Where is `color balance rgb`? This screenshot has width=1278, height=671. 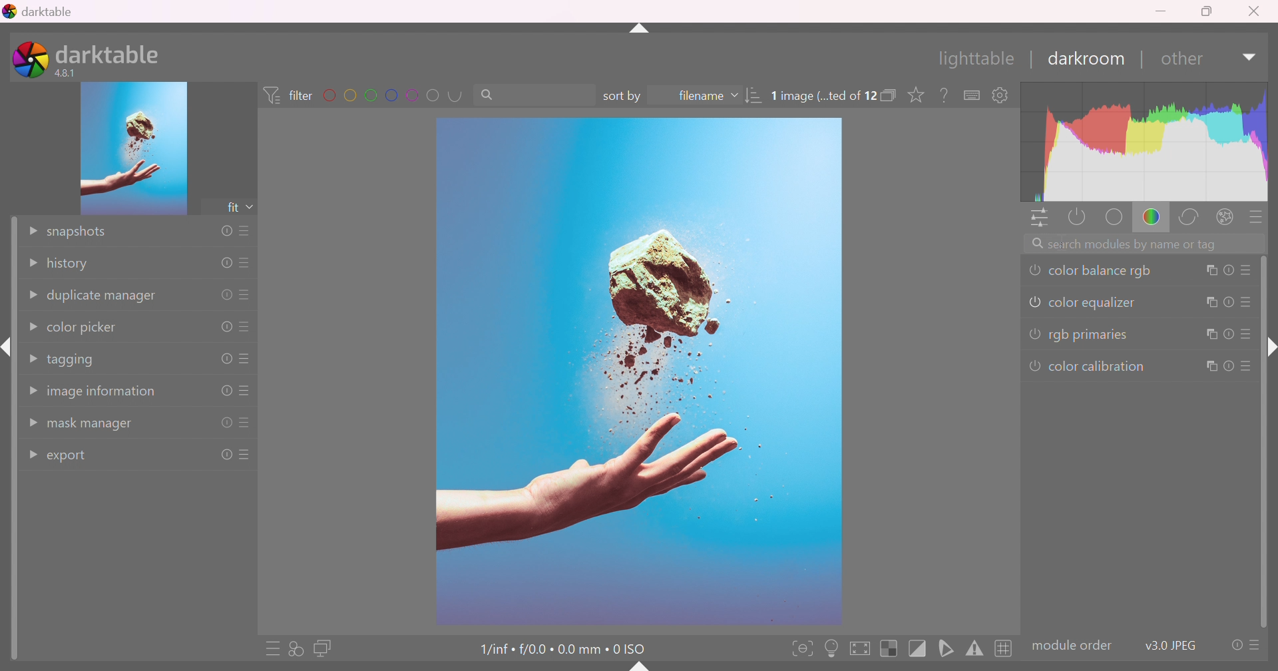
color balance rgb is located at coordinates (1105, 270).